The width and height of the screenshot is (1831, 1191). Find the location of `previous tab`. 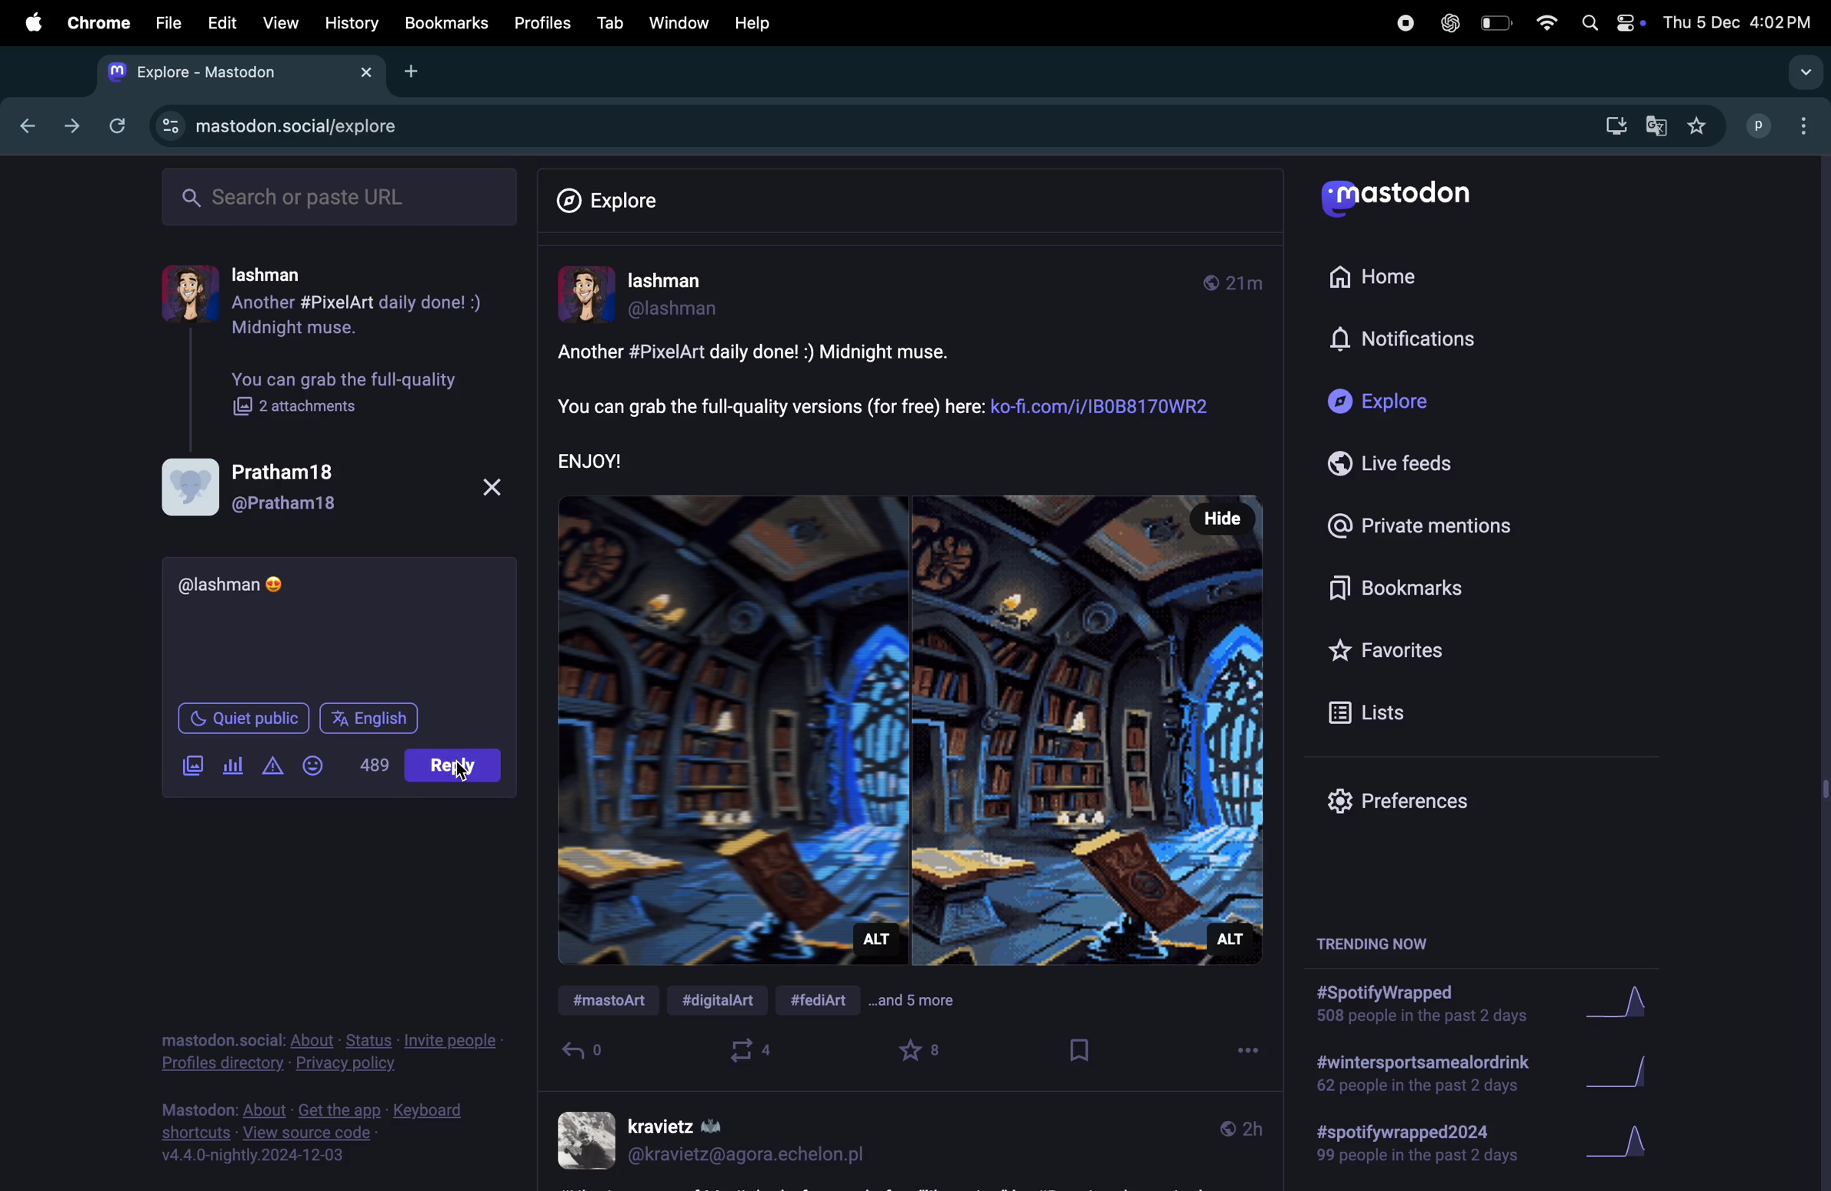

previous tab is located at coordinates (23, 128).